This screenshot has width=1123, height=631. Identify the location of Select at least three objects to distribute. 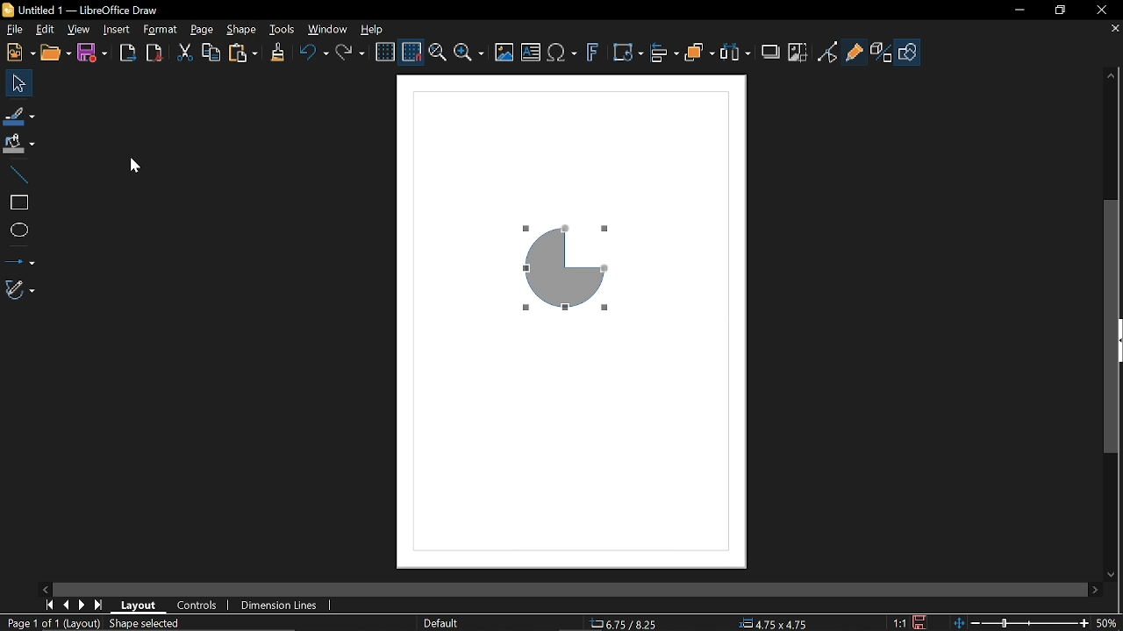
(737, 53).